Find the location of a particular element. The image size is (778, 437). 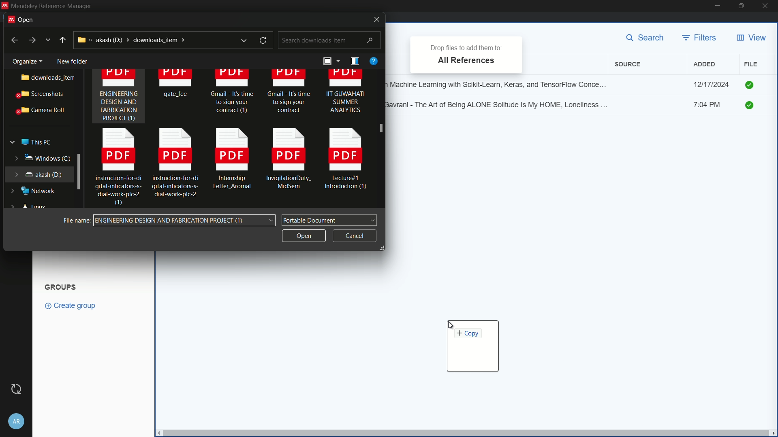

cancel is located at coordinates (355, 234).